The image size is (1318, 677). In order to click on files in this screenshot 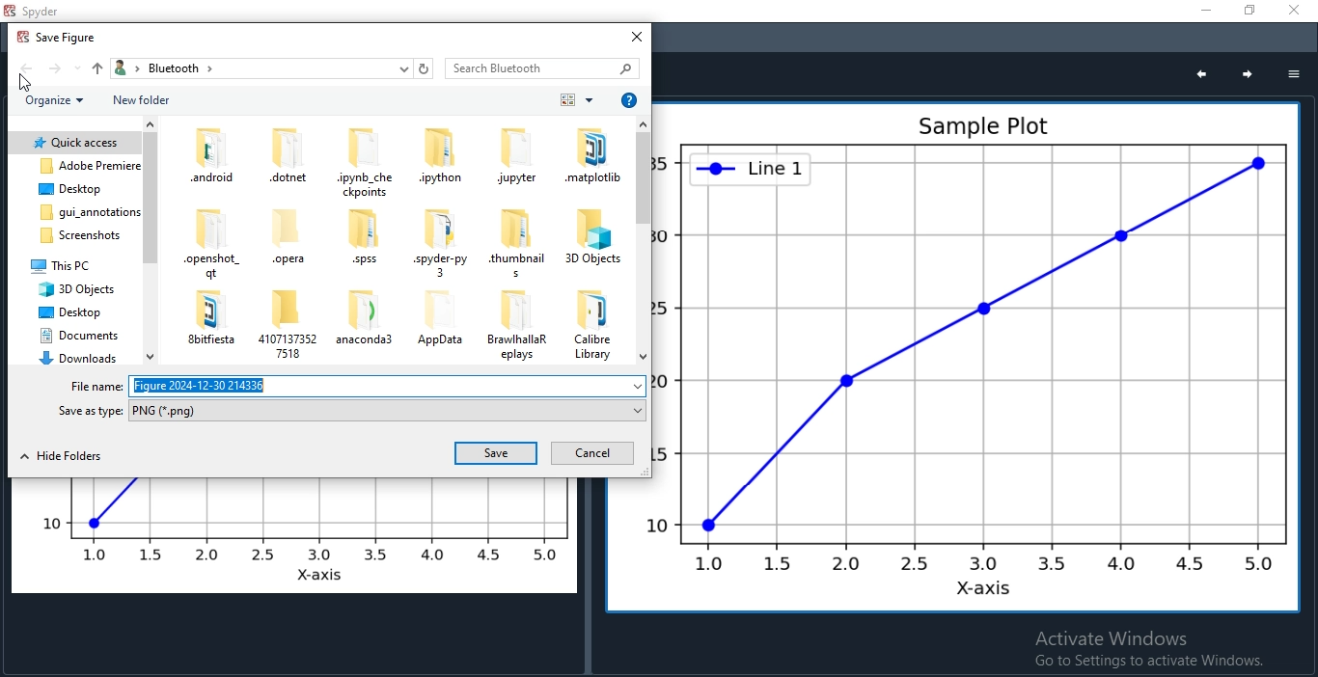, I will do `click(441, 317)`.